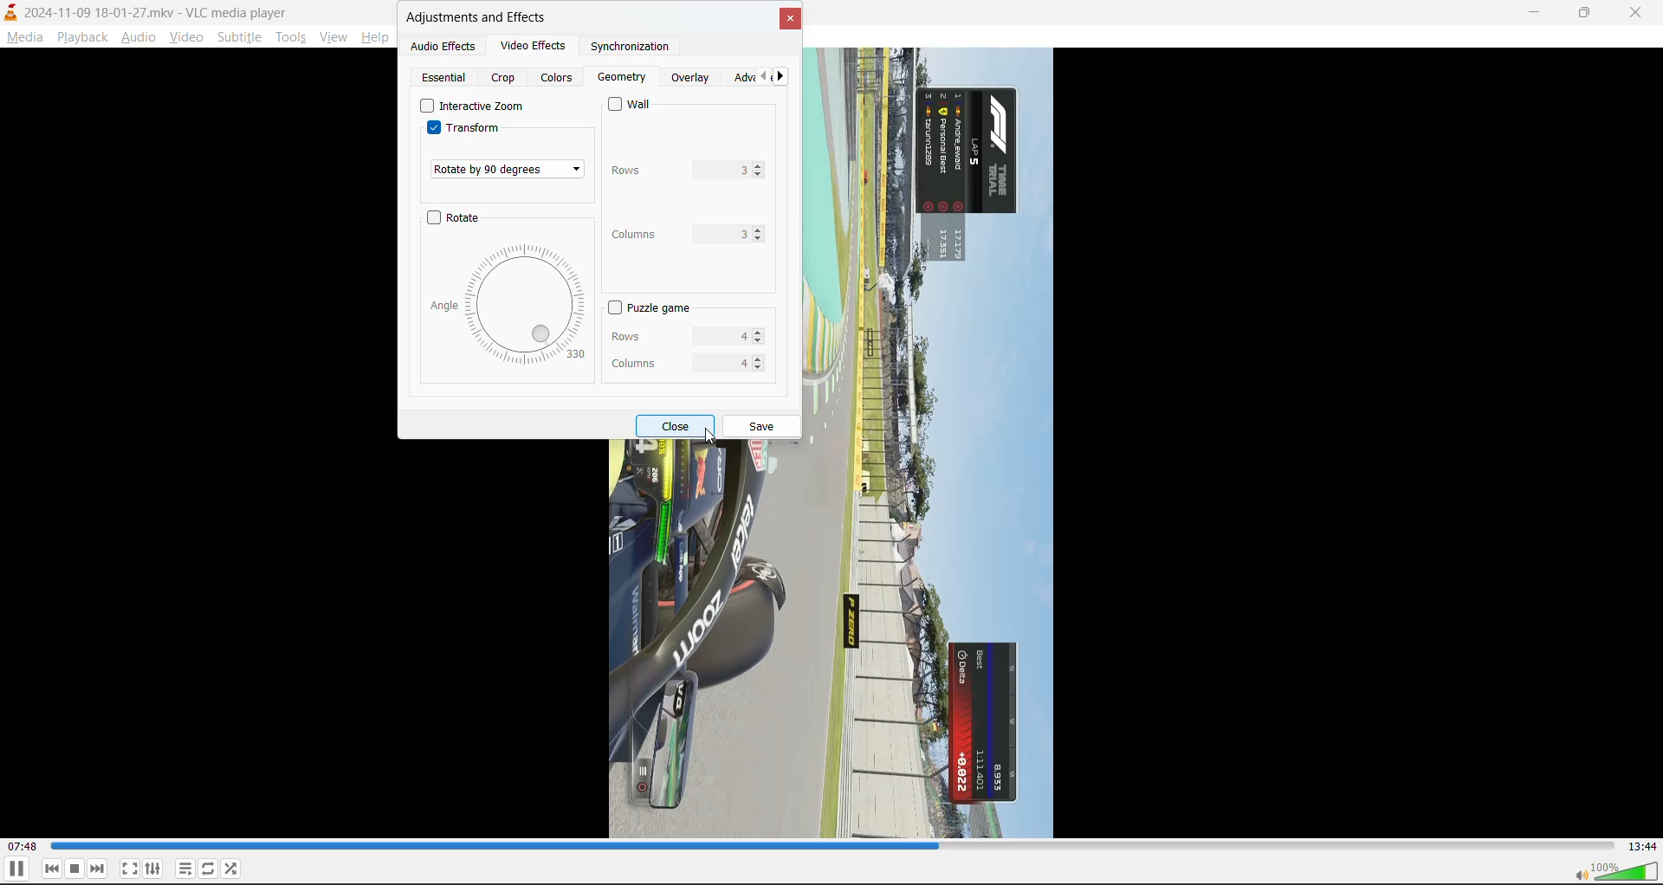  Describe the element at coordinates (473, 104) in the screenshot. I see `Interactive zoom` at that location.